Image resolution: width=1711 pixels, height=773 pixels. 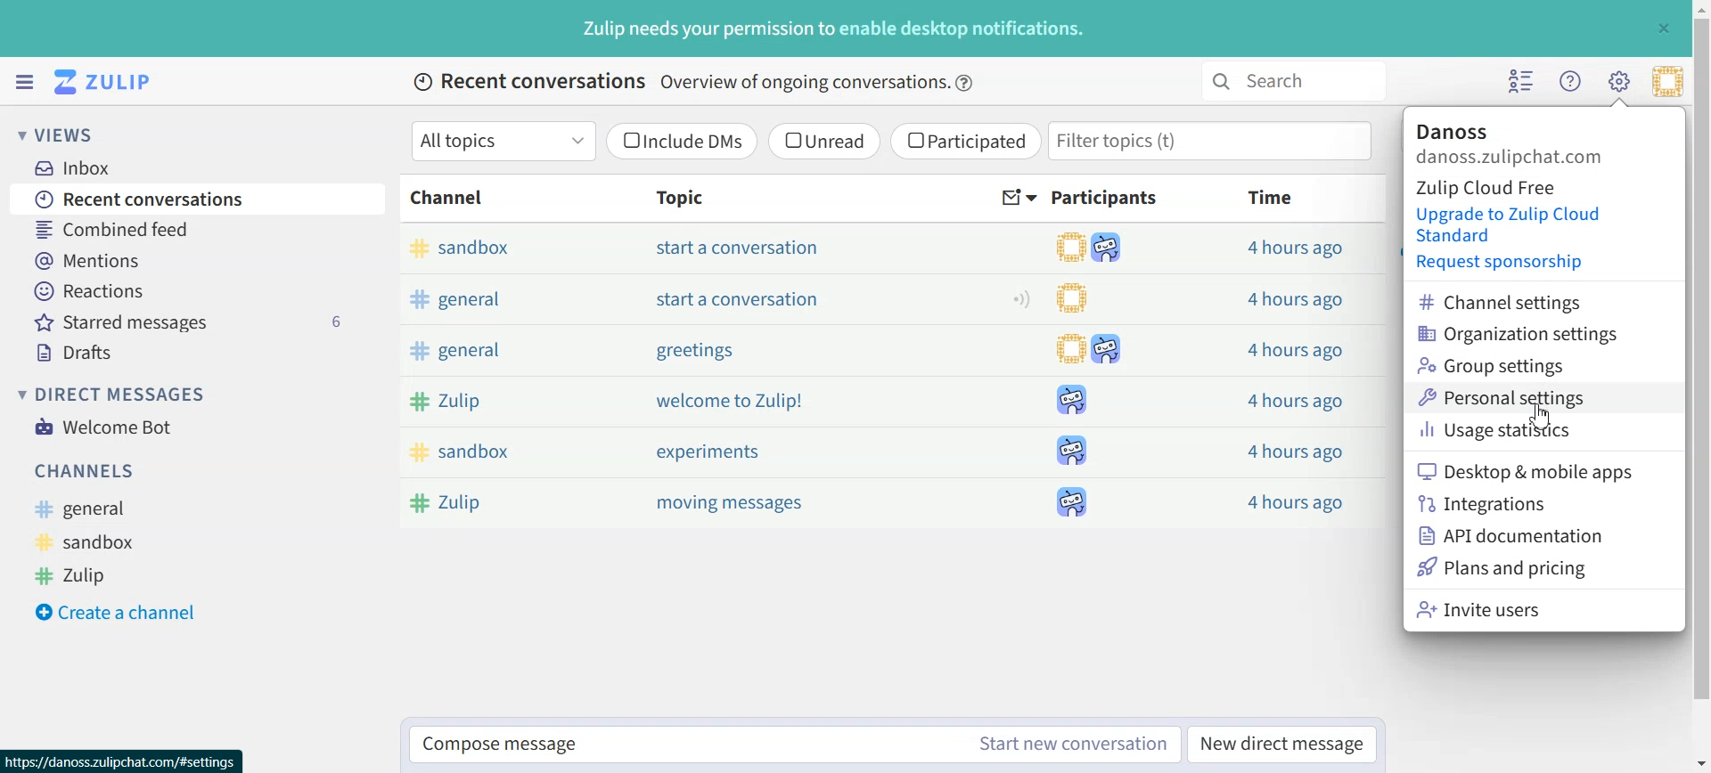 What do you see at coordinates (1296, 451) in the screenshot?
I see `4 hours ago` at bounding box center [1296, 451].